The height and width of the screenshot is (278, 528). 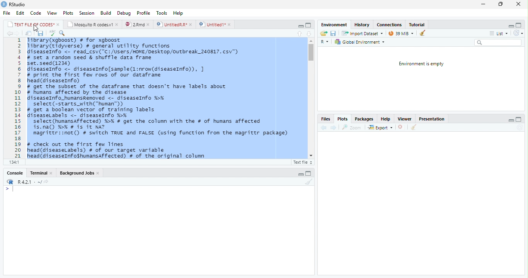 What do you see at coordinates (362, 33) in the screenshot?
I see `Import dataset` at bounding box center [362, 33].